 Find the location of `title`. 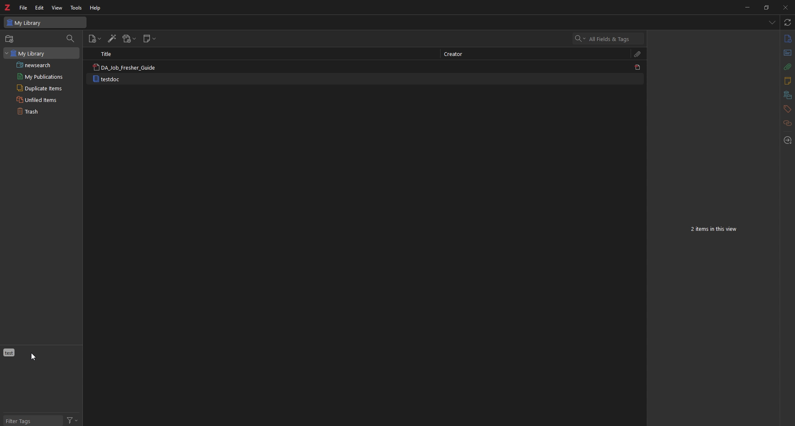

title is located at coordinates (106, 54).